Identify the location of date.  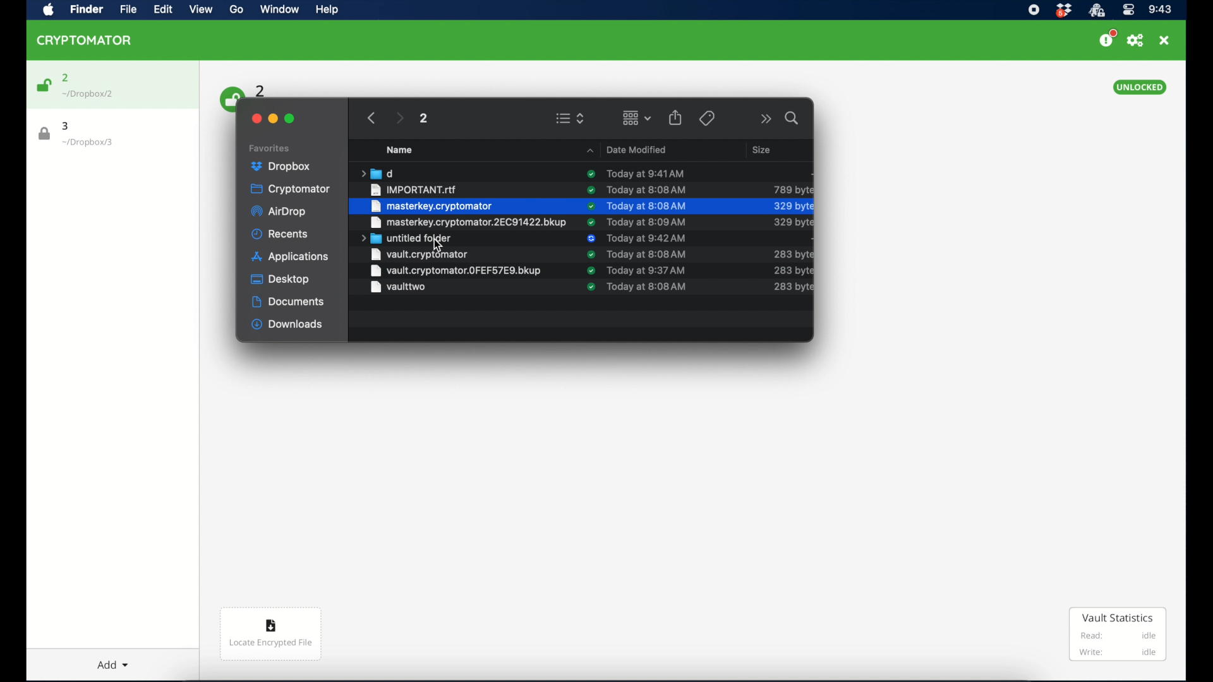
(646, 271).